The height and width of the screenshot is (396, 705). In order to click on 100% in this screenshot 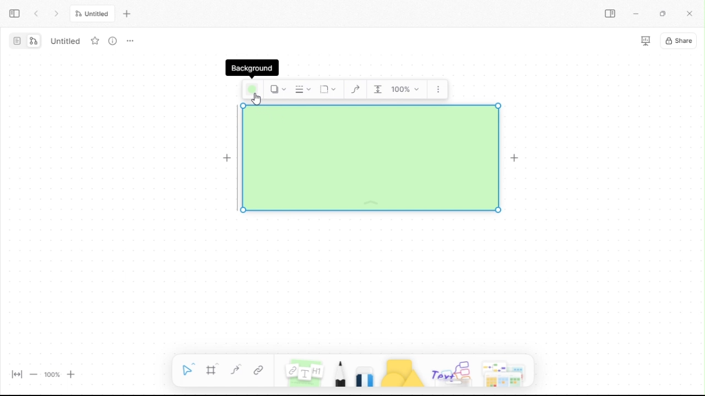, I will do `click(51, 375)`.